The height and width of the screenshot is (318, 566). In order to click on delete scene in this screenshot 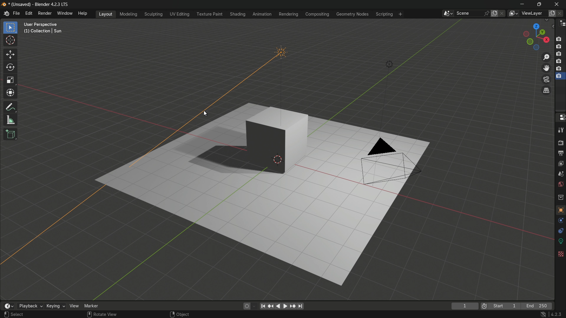, I will do `click(503, 13)`.